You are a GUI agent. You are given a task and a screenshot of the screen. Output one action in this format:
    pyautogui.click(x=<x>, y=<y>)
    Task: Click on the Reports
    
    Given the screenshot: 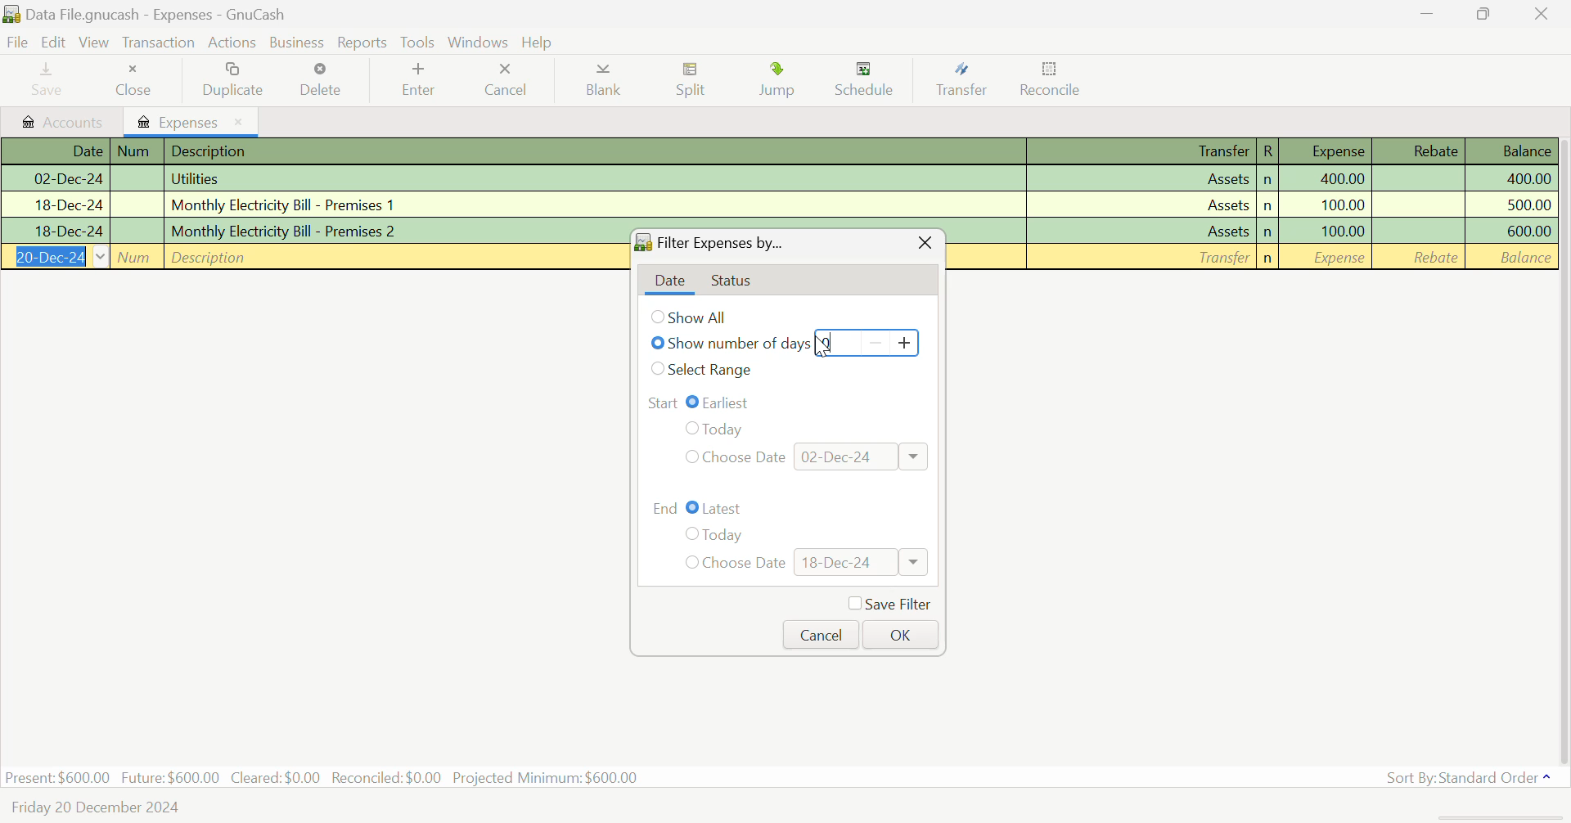 What is the action you would take?
    pyautogui.click(x=362, y=40)
    